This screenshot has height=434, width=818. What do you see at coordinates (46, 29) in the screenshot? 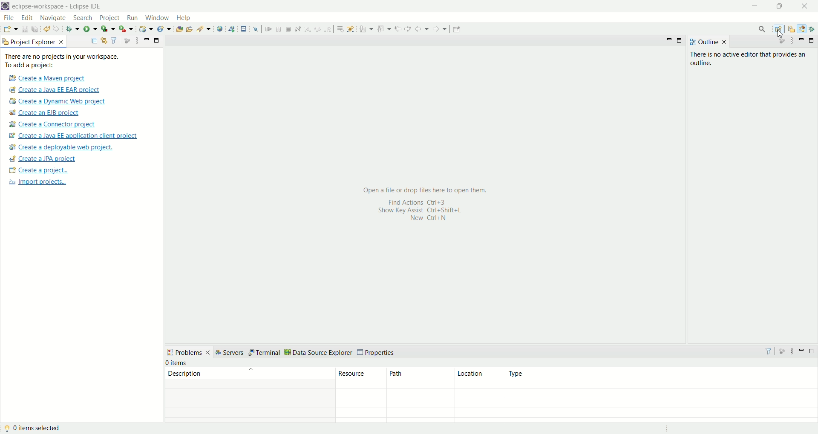
I see `undo` at bounding box center [46, 29].